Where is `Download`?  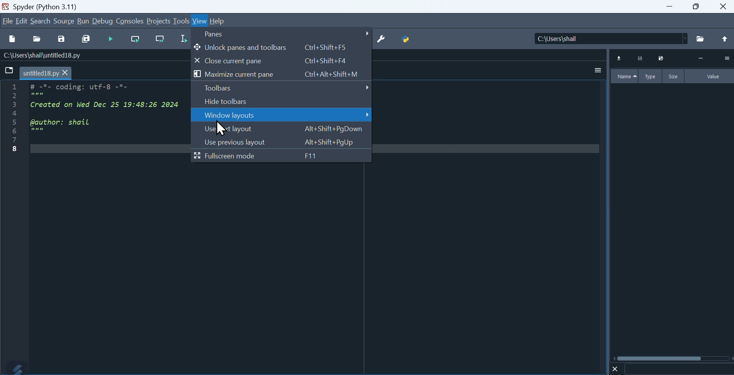
Download is located at coordinates (620, 58).